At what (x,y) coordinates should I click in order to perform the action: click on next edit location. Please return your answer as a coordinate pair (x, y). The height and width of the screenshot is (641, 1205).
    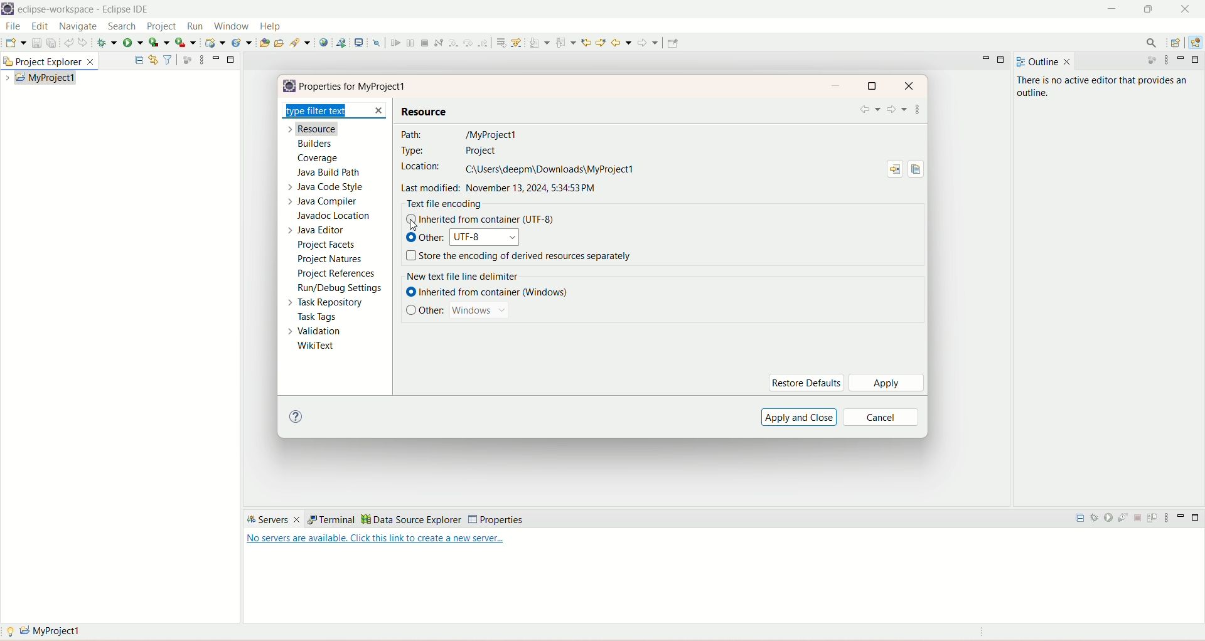
    Looking at the image, I should click on (586, 43).